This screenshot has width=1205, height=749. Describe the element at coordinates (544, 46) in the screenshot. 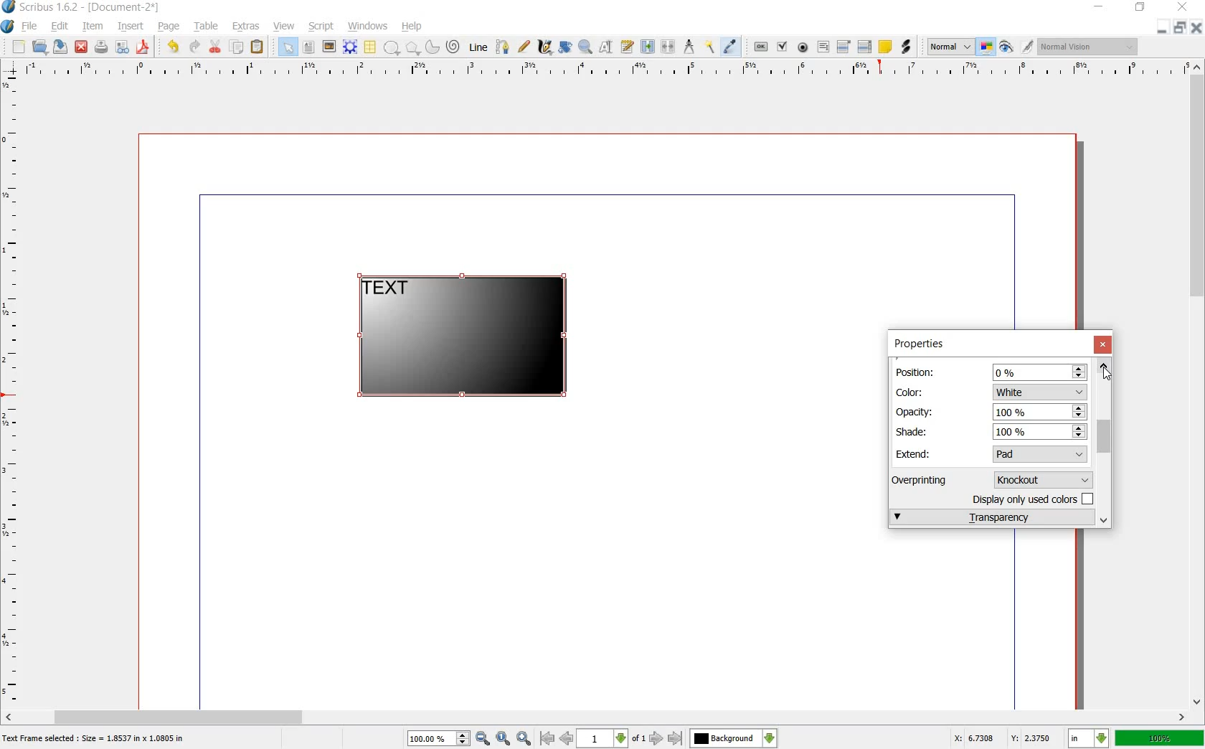

I see `calligraphic line` at that location.